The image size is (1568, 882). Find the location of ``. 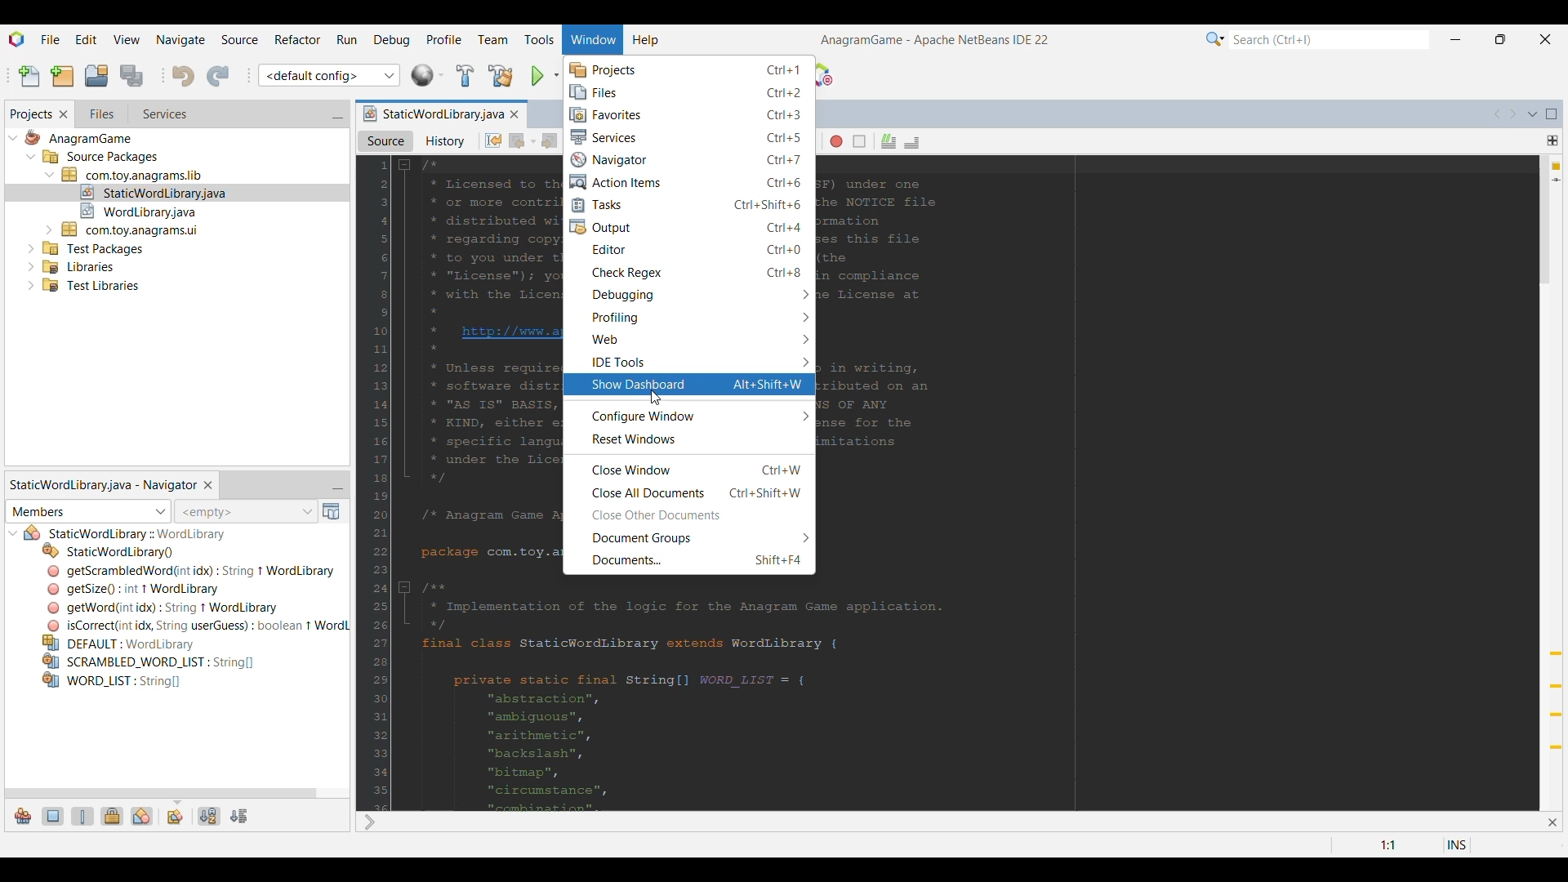

 is located at coordinates (149, 661).